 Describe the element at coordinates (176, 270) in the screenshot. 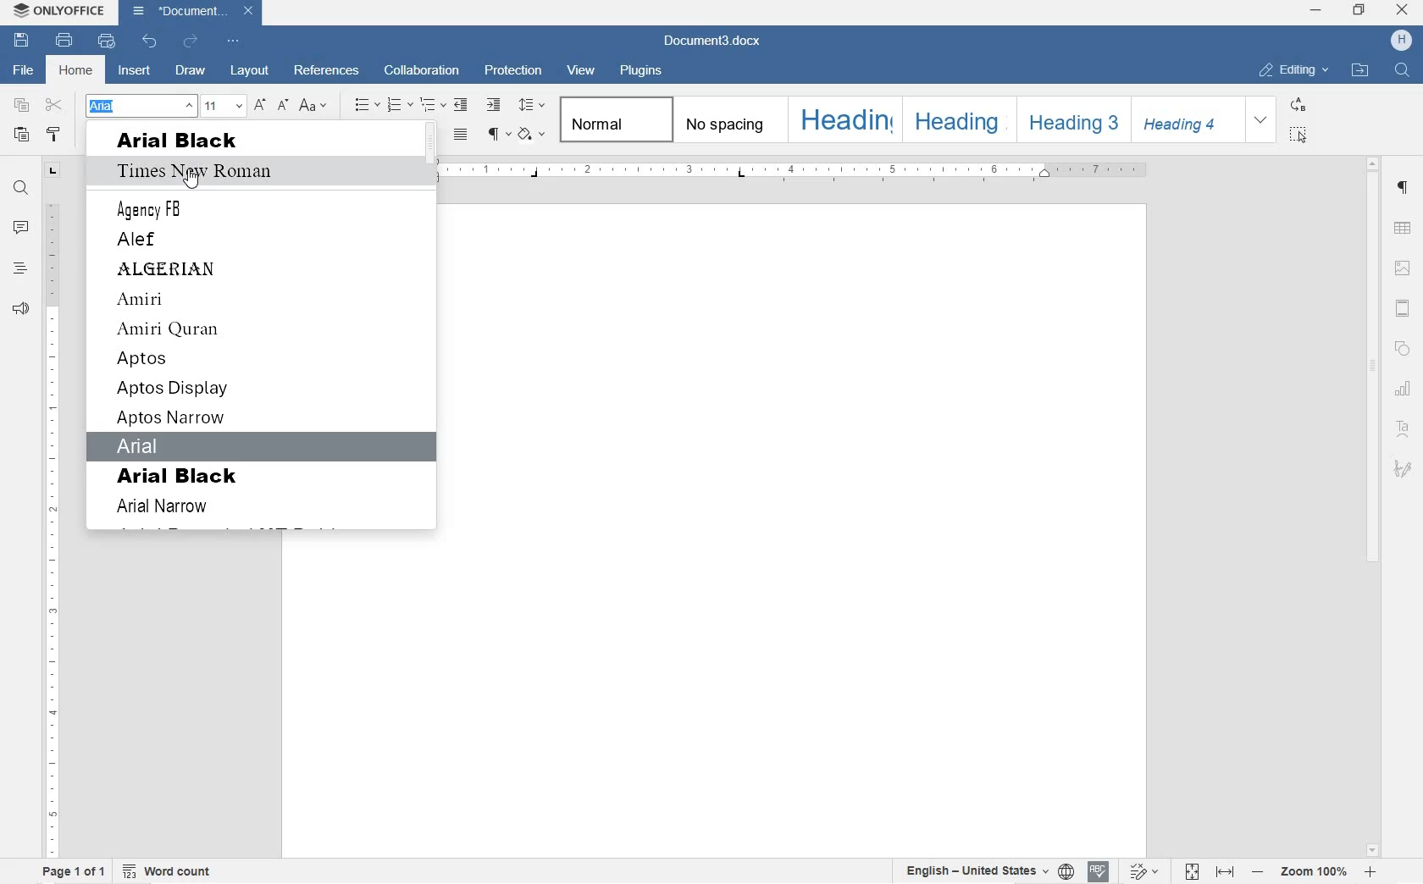

I see `algerian` at that location.